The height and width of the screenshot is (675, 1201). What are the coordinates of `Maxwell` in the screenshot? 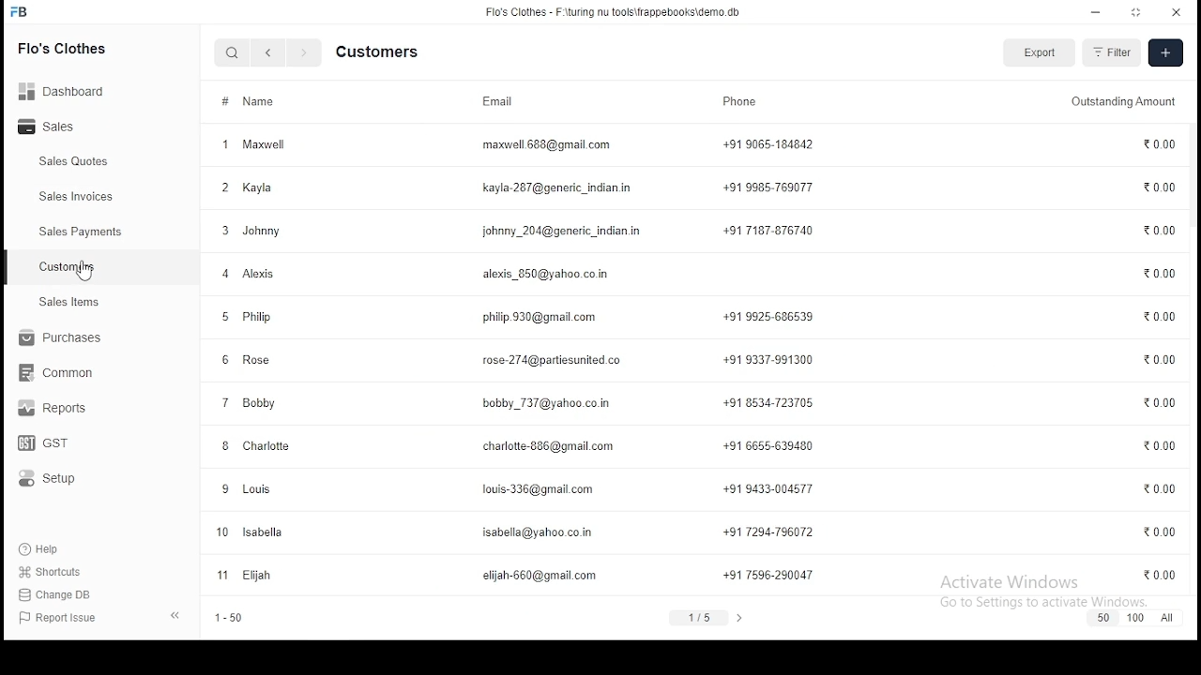 It's located at (265, 145).